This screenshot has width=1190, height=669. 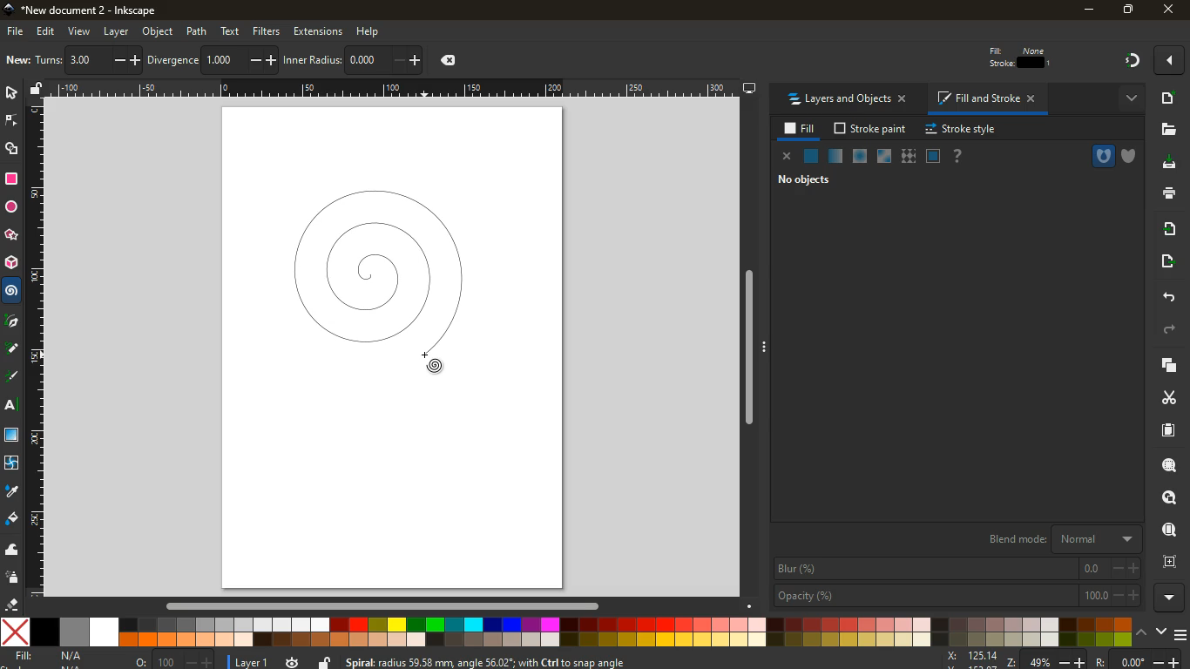 I want to click on view, so click(x=80, y=32).